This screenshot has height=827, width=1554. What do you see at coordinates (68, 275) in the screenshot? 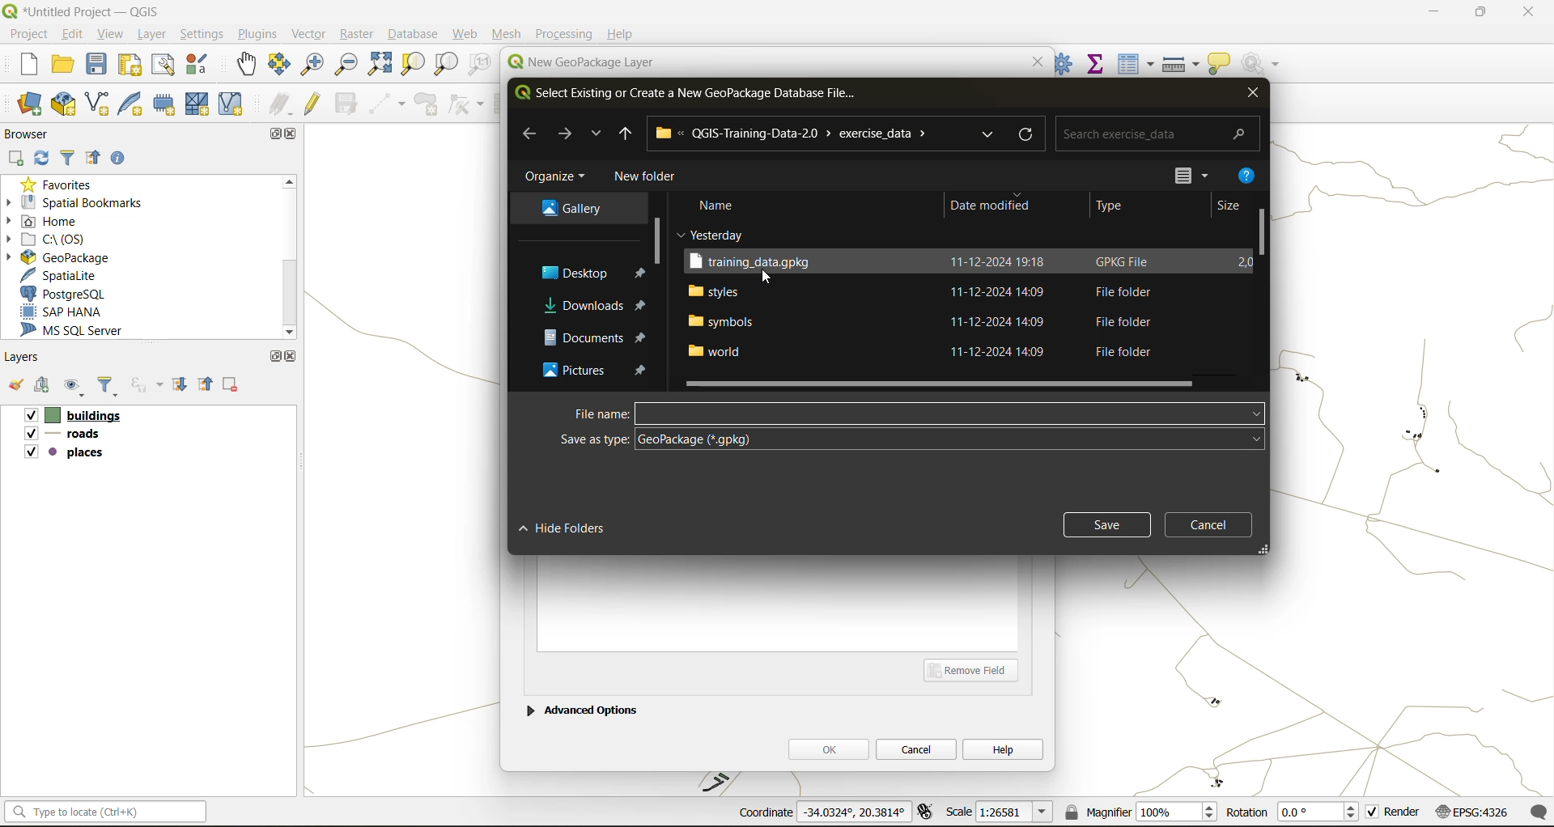
I see `spatialite` at bounding box center [68, 275].